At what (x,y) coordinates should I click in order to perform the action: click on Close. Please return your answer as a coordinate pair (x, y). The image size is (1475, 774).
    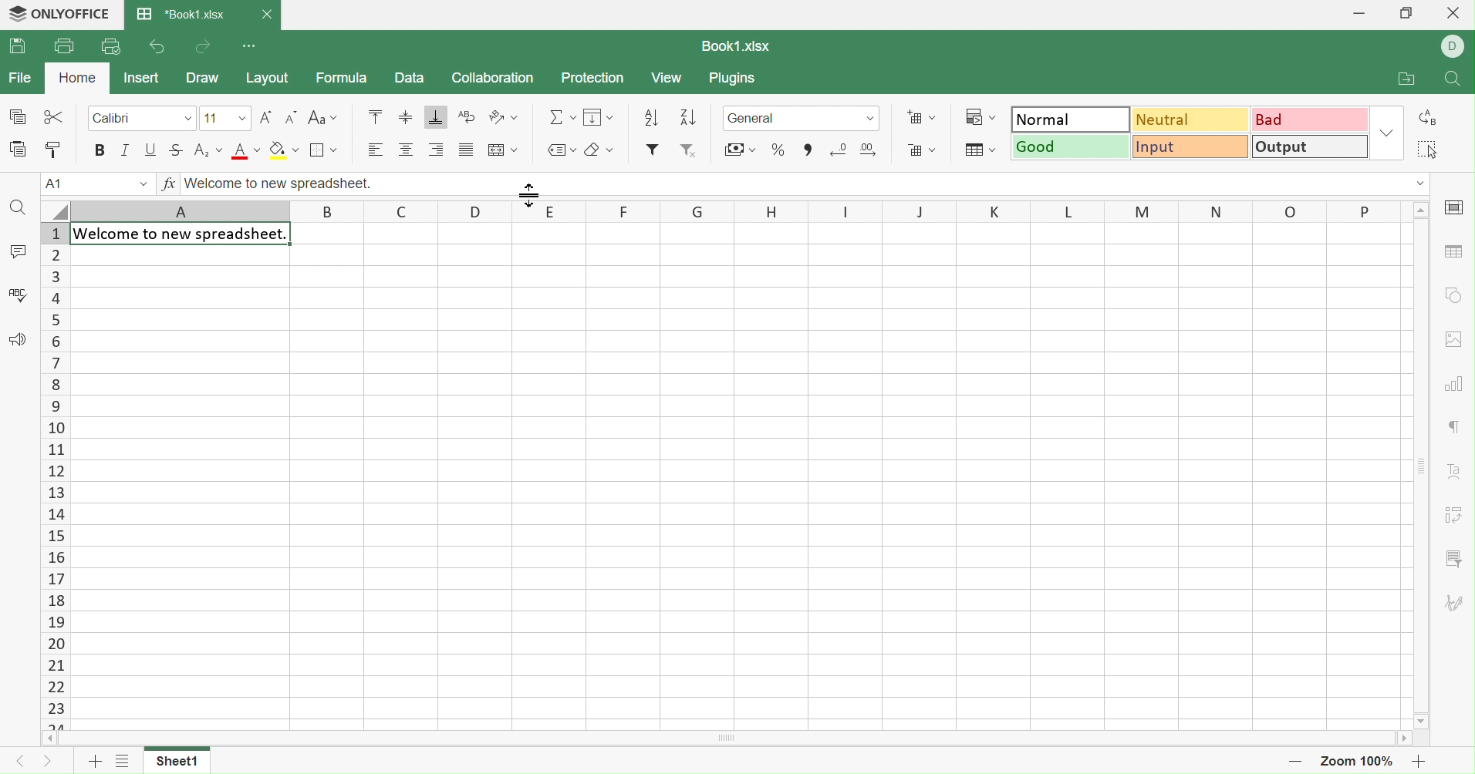
    Looking at the image, I should click on (268, 12).